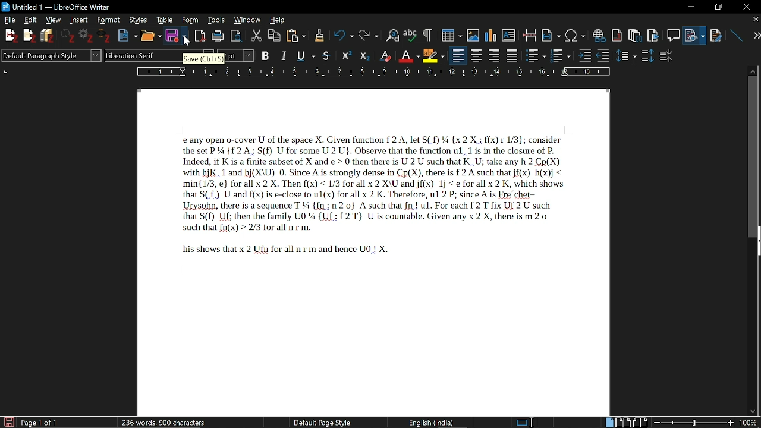 The width and height of the screenshot is (761, 428). Describe the element at coordinates (136, 56) in the screenshot. I see `Liberation Serif` at that location.